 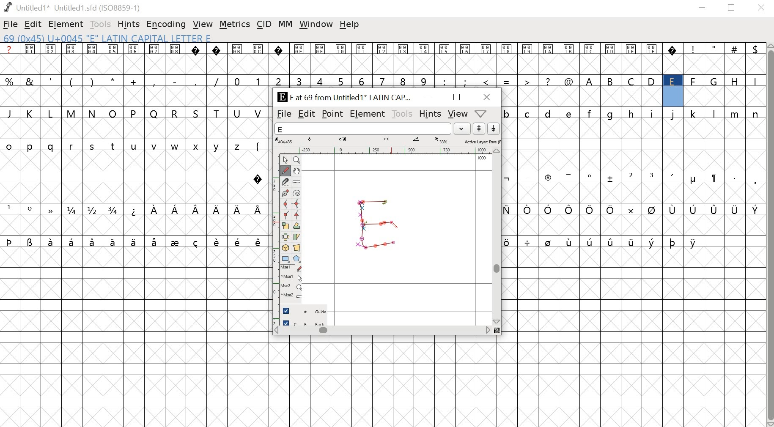 What do you see at coordinates (285, 160) in the screenshot?
I see `Point` at bounding box center [285, 160].